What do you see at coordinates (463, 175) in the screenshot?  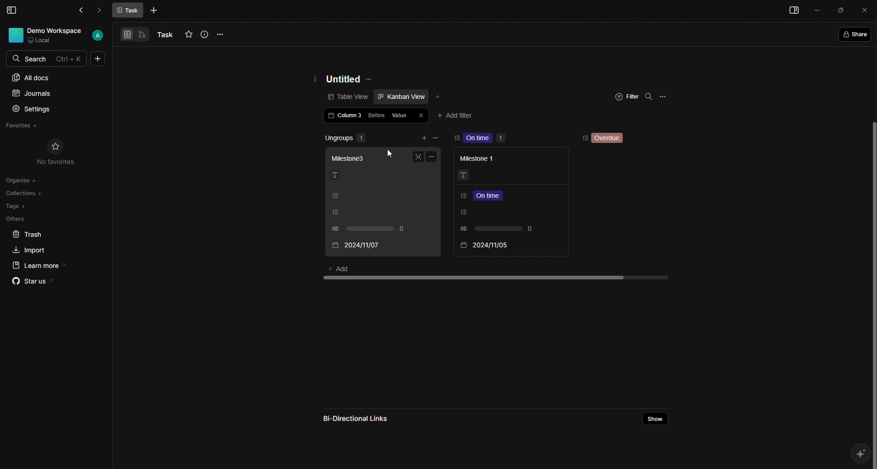 I see `Text` at bounding box center [463, 175].